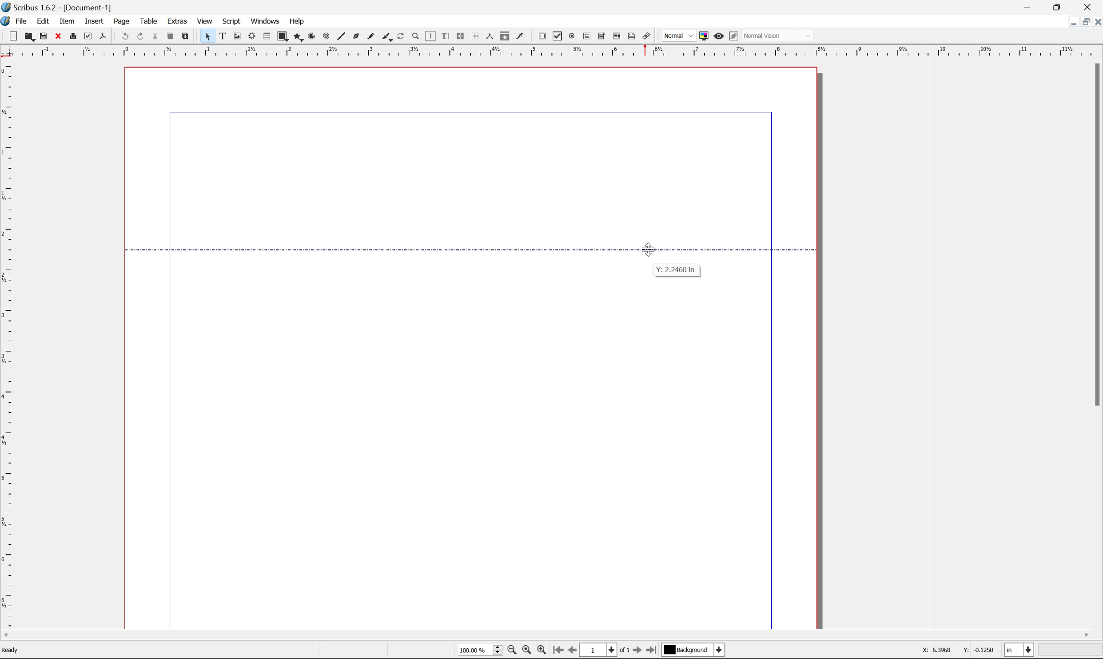 This screenshot has width=1103, height=659. I want to click on edit, so click(40, 20).